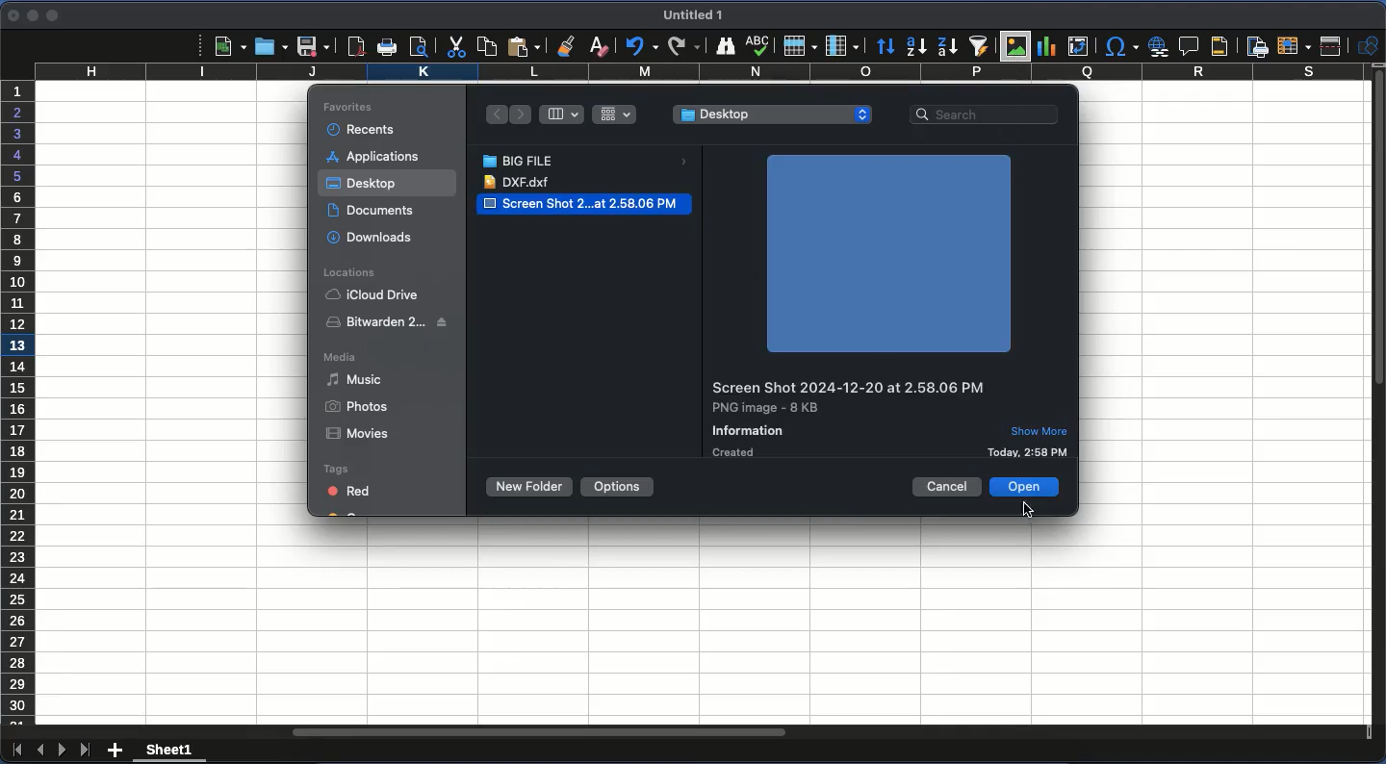 The width and height of the screenshot is (1386, 764). Describe the element at coordinates (614, 114) in the screenshot. I see `grid` at that location.